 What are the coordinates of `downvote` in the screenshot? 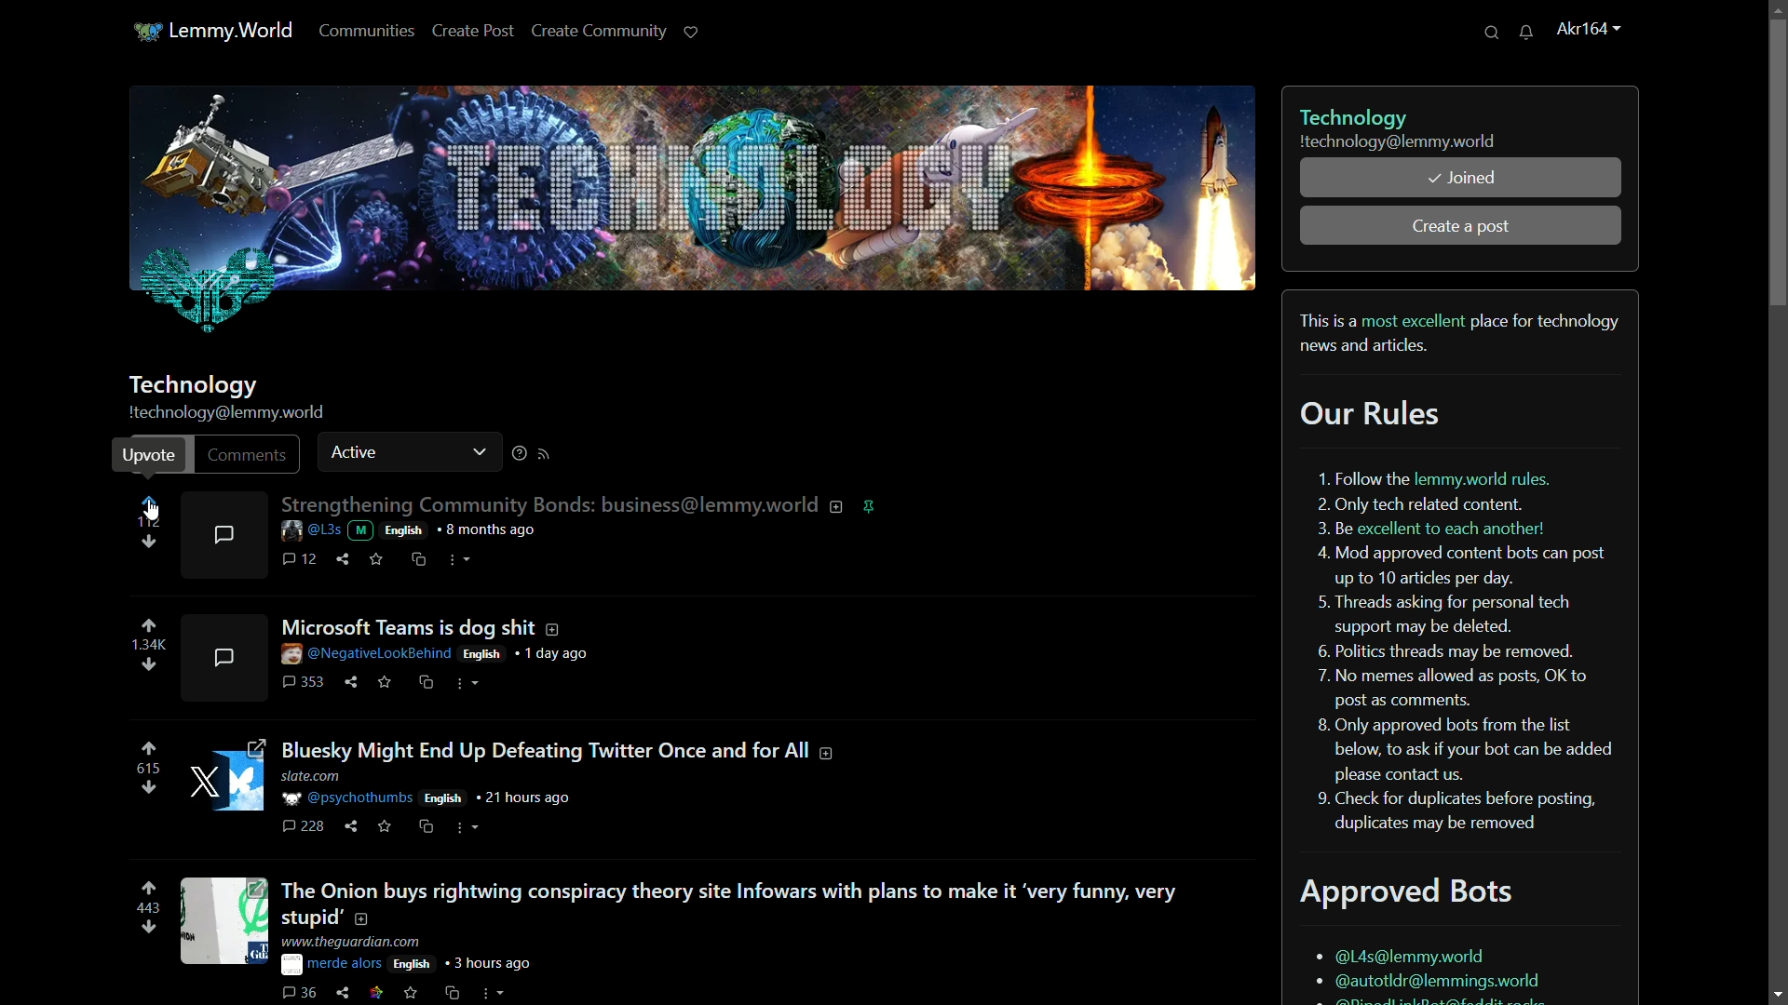 It's located at (148, 927).